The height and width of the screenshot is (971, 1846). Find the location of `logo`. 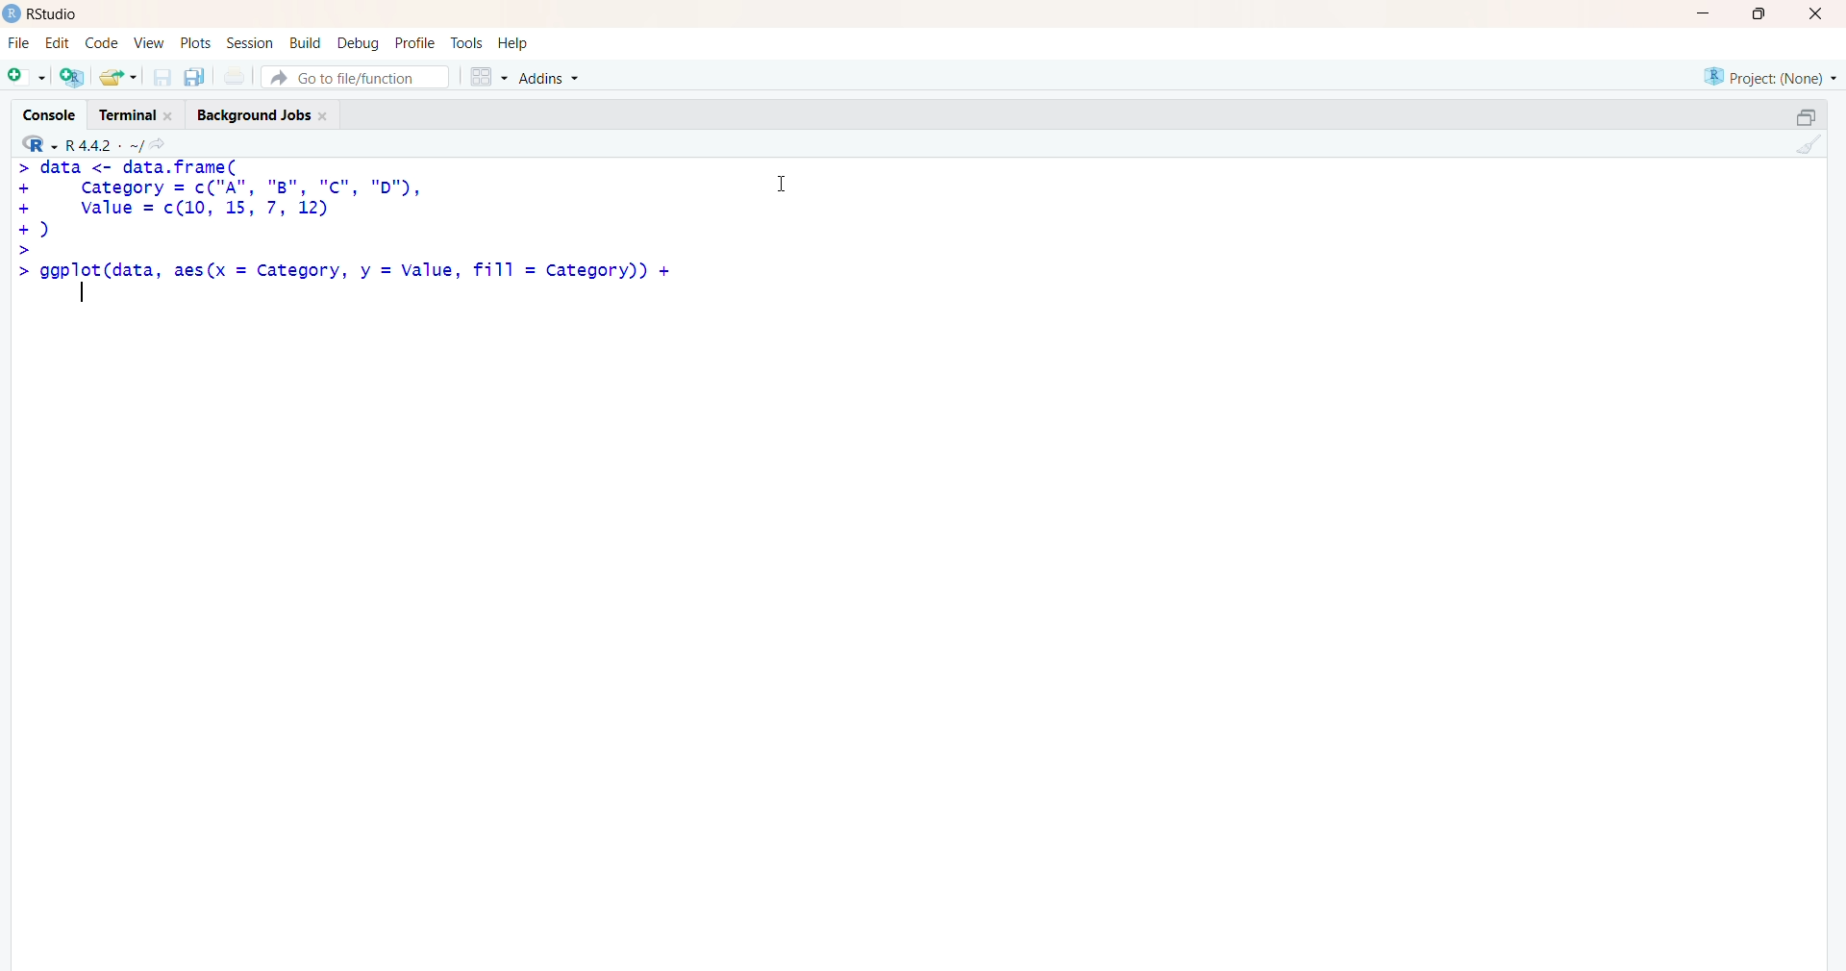

logo is located at coordinates (12, 13).